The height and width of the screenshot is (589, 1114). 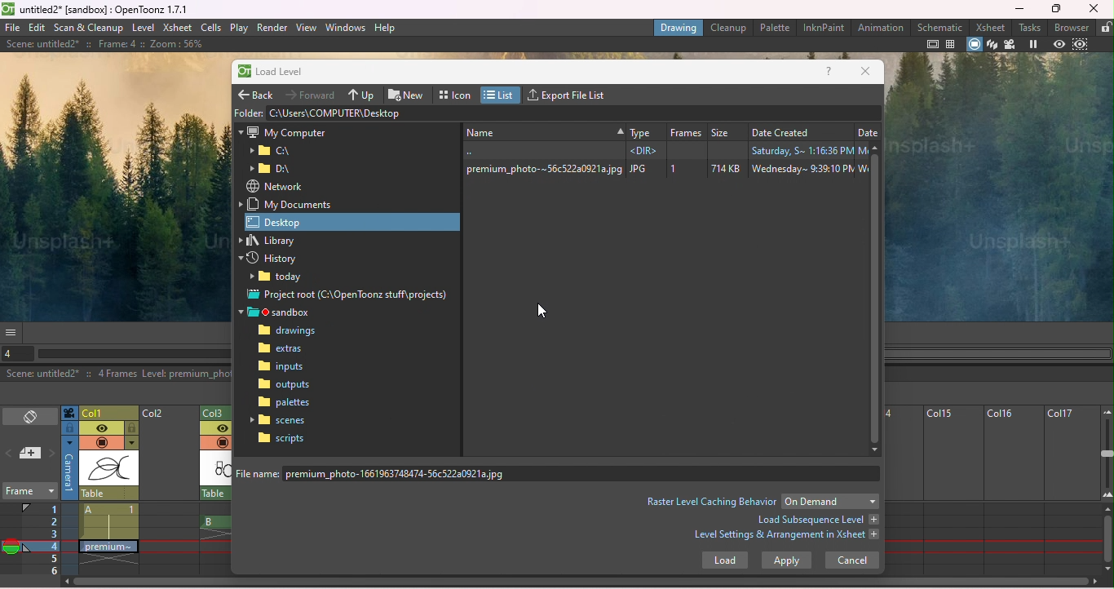 What do you see at coordinates (354, 221) in the screenshot?
I see `Desktop` at bounding box center [354, 221].